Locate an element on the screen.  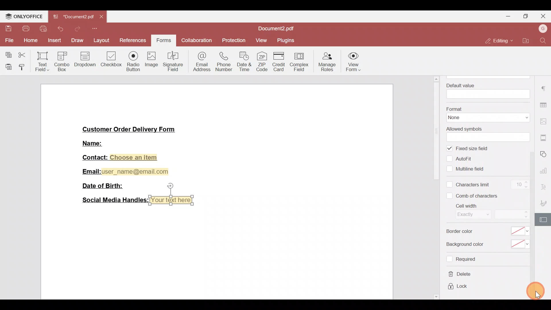
Manage roles is located at coordinates (328, 61).